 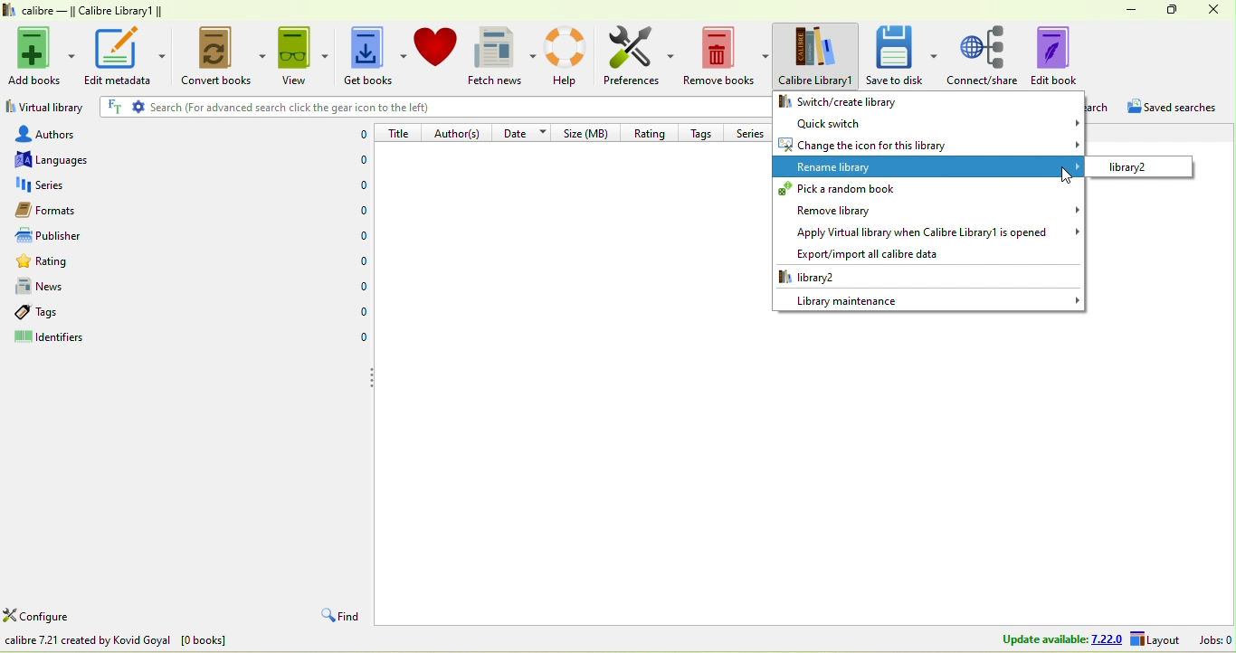 What do you see at coordinates (1167, 9) in the screenshot?
I see `maximize` at bounding box center [1167, 9].